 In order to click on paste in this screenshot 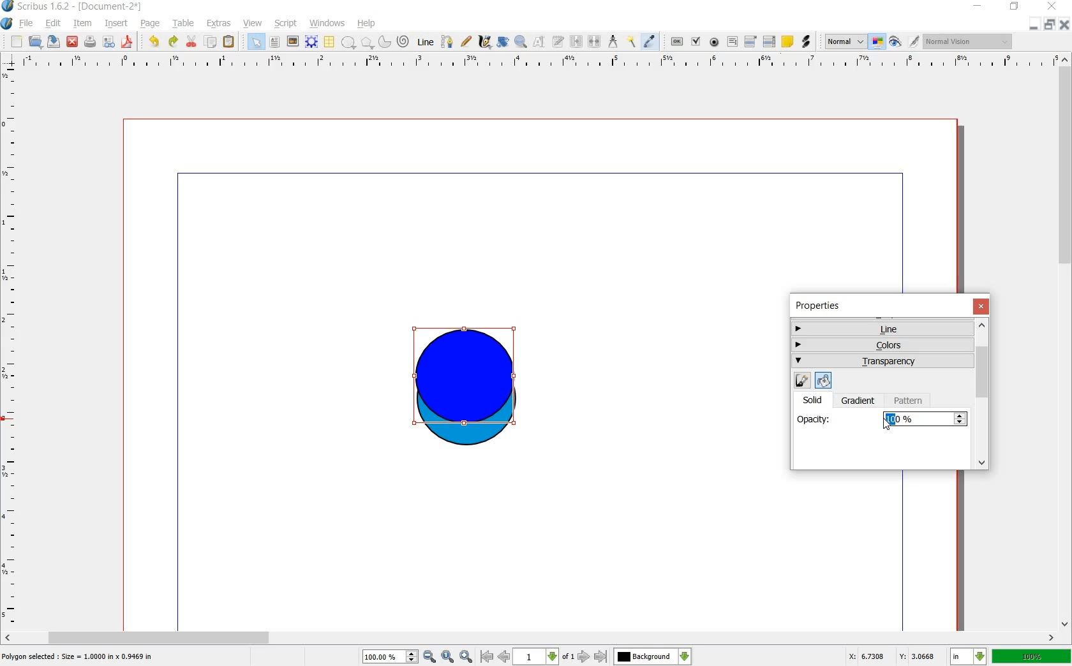, I will do `click(228, 41)`.